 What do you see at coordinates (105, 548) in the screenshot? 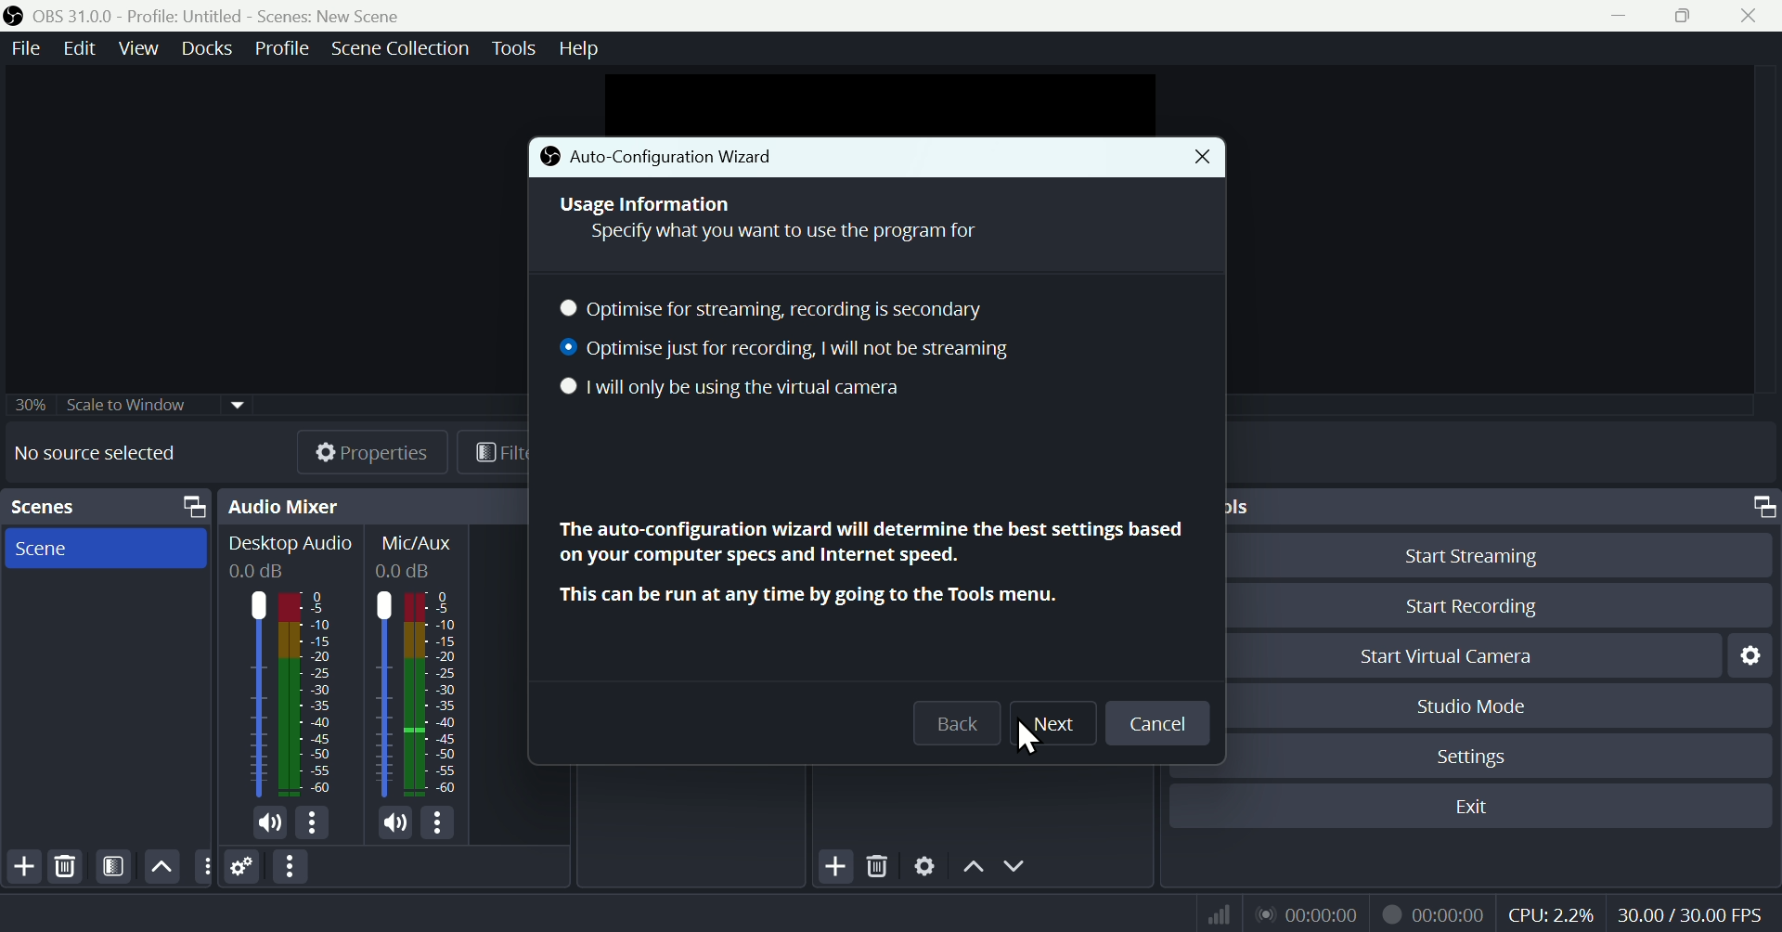
I see `Scene` at bounding box center [105, 548].